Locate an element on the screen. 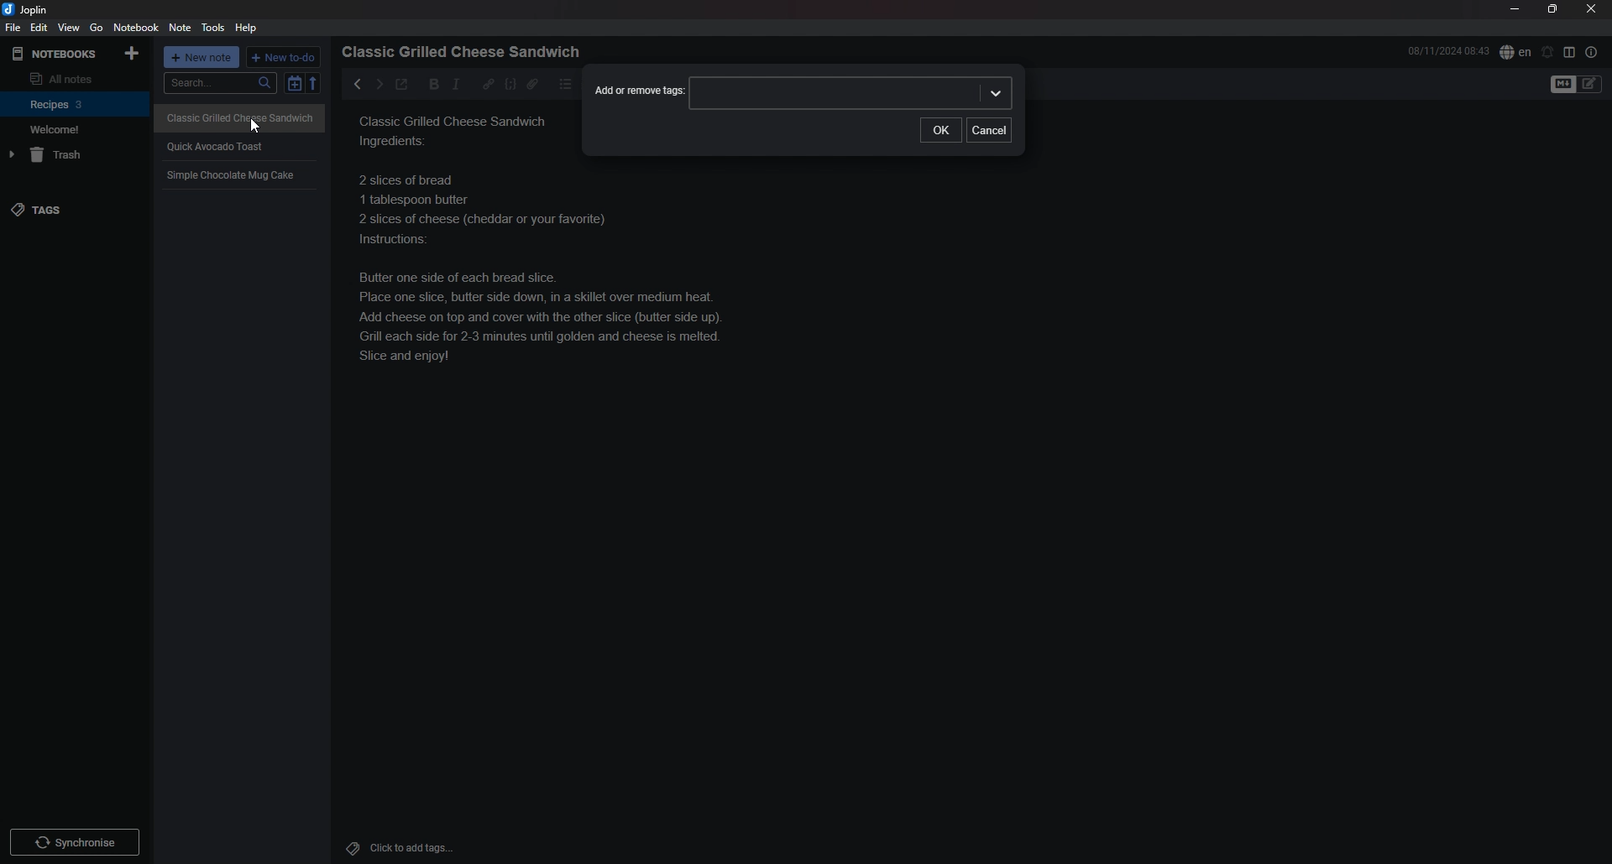 This screenshot has width=1612, height=864. search is located at coordinates (220, 83).